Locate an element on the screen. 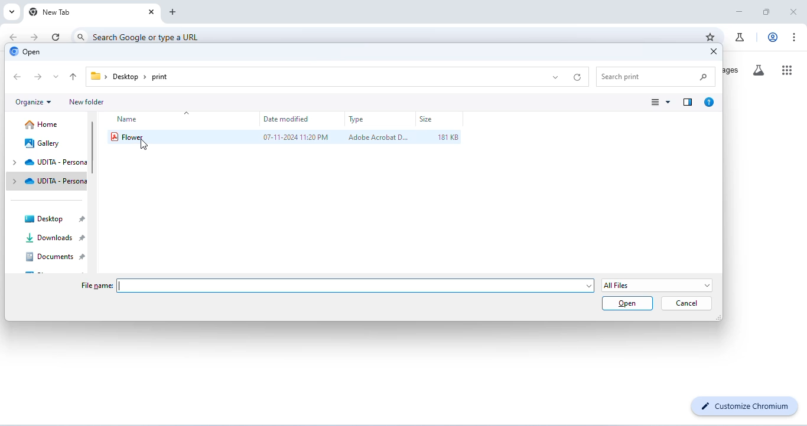 This screenshot has width=807, height=426. gallery is located at coordinates (43, 144).